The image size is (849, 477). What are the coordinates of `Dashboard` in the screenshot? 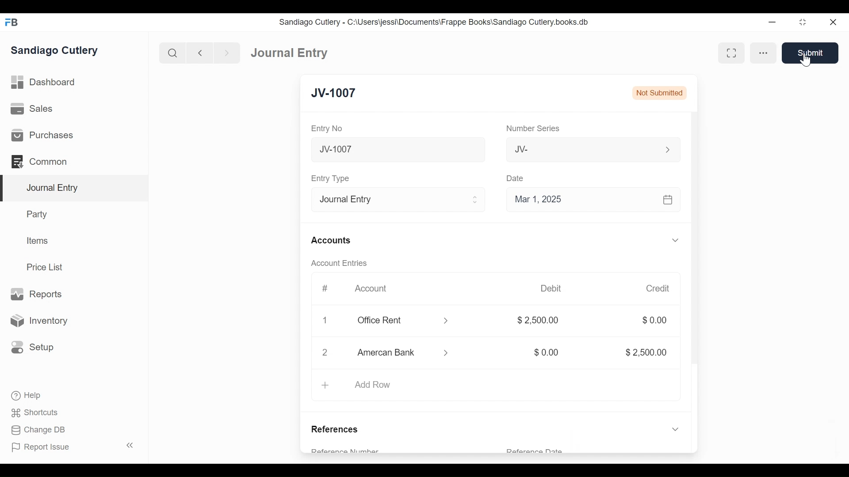 It's located at (286, 52).